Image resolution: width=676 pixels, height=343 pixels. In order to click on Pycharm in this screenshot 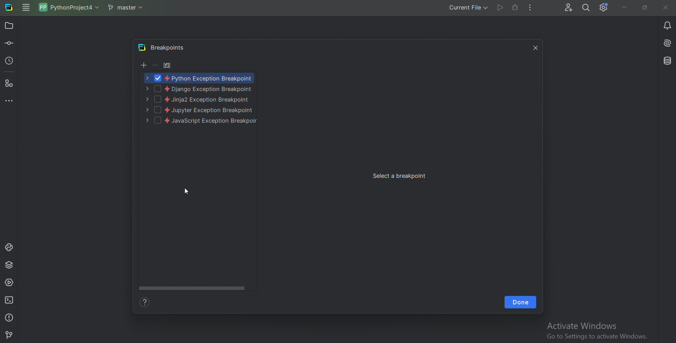, I will do `click(9, 8)`.